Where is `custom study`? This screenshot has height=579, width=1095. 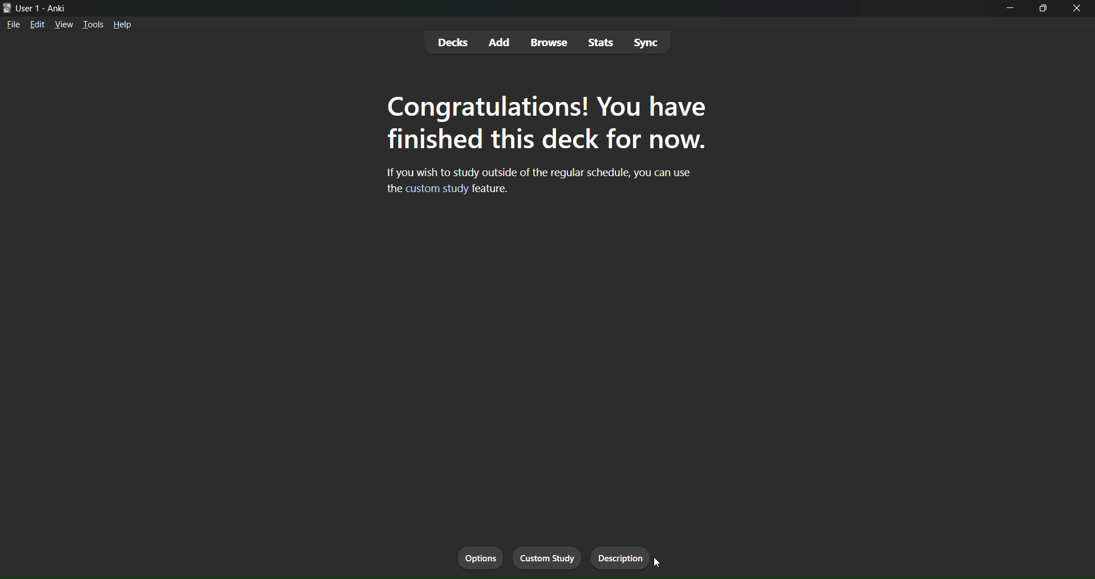
custom study is located at coordinates (437, 190).